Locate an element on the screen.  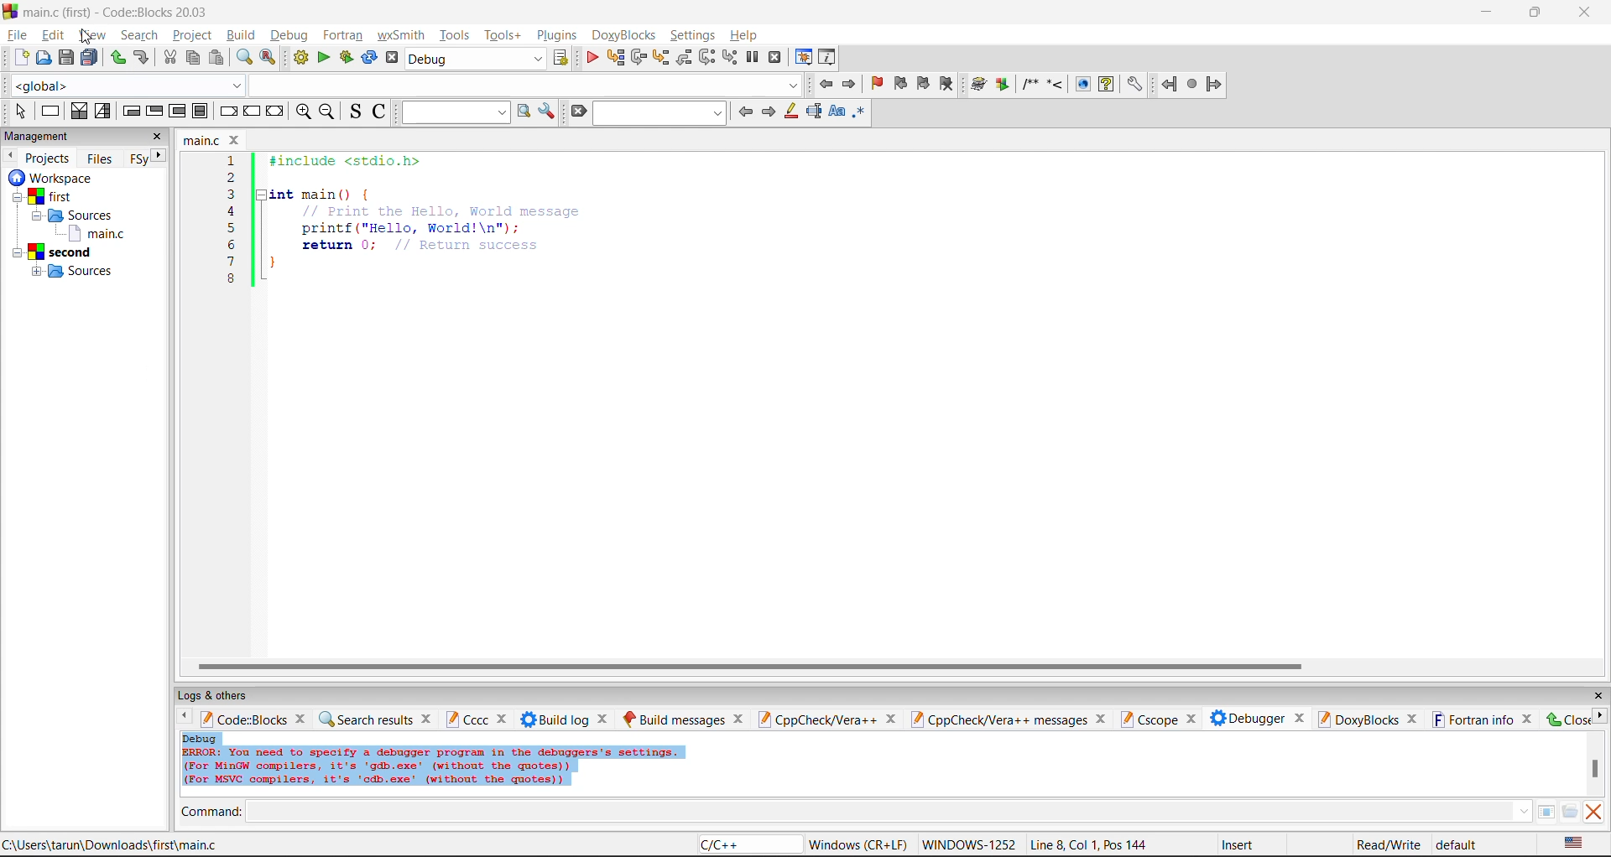
clear output window is located at coordinates (1594, 813).